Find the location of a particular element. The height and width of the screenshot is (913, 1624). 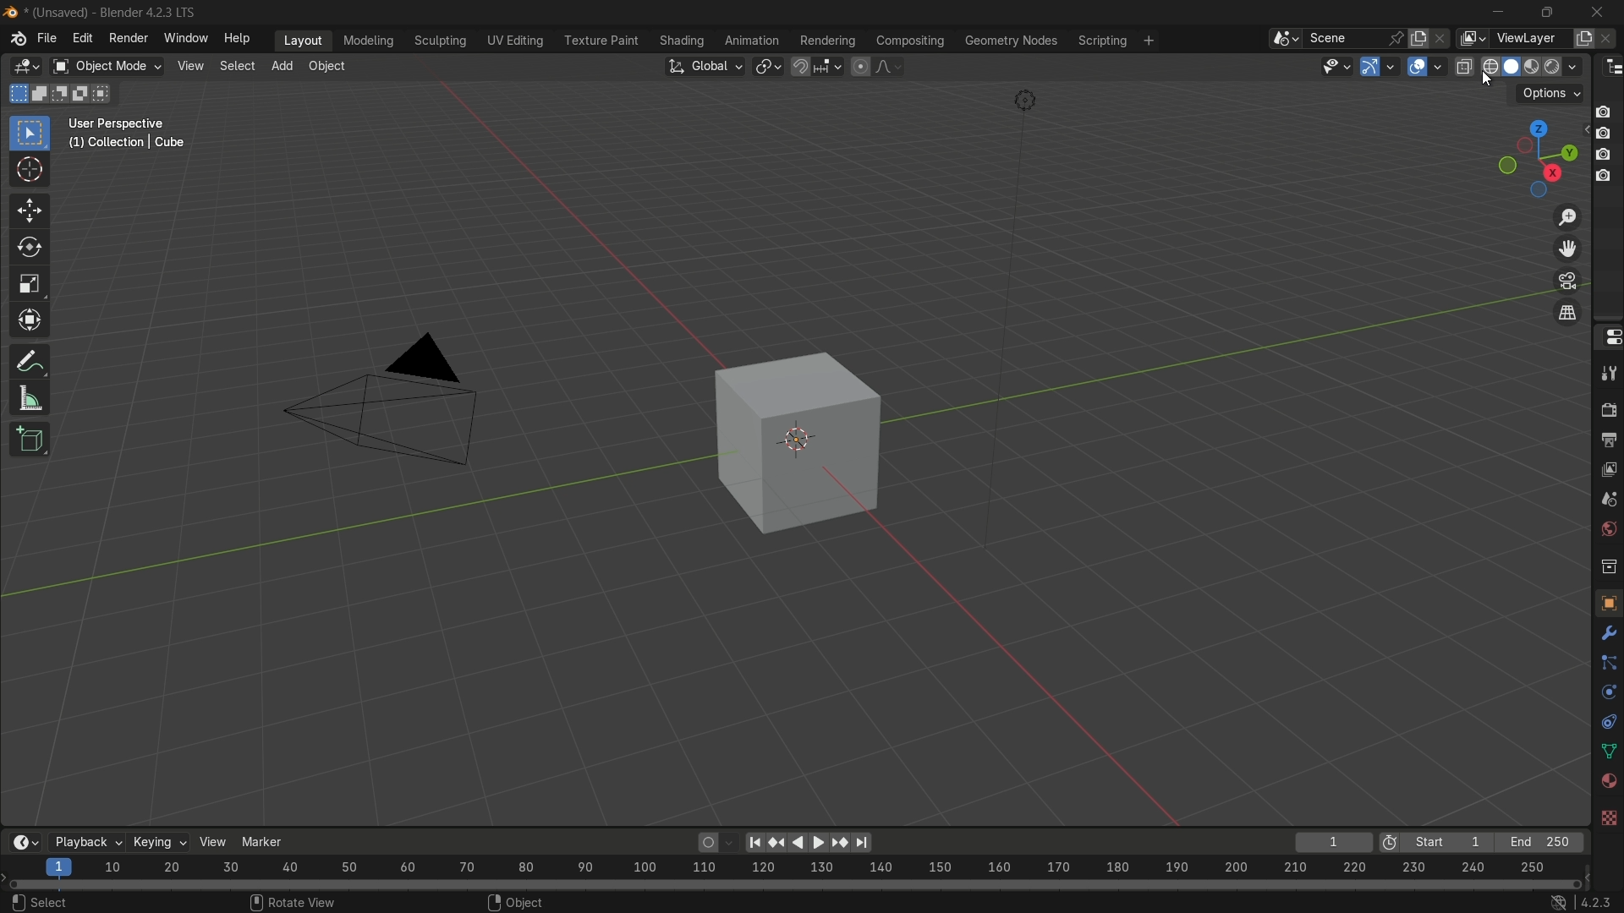

rotate is located at coordinates (25, 249).